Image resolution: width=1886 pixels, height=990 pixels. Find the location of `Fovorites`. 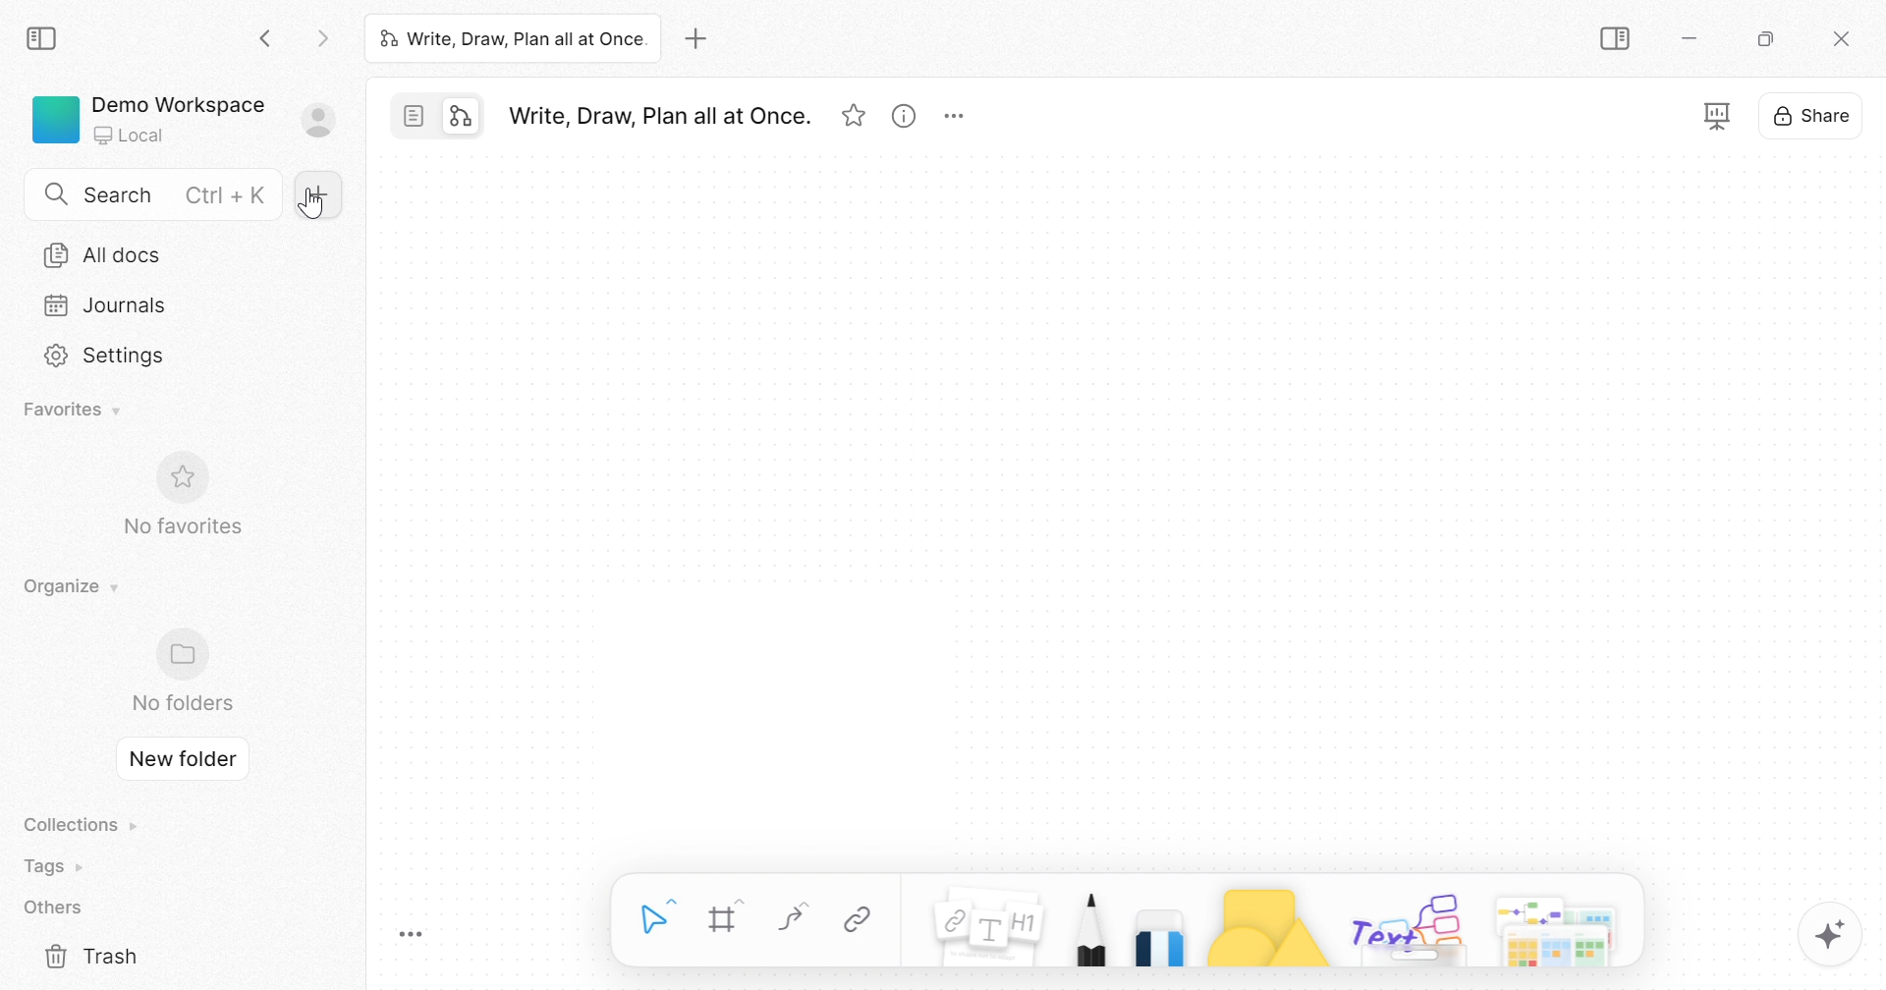

Fovorites is located at coordinates (72, 408).